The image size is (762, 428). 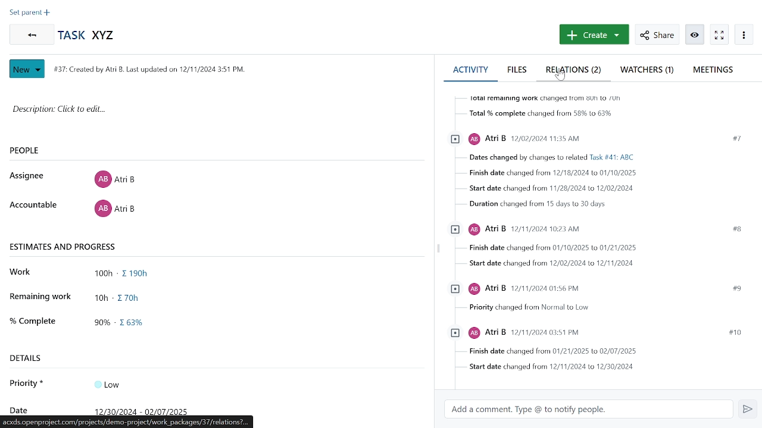 What do you see at coordinates (544, 368) in the screenshot?
I see `start date changed from 12/11/2024 to 1/30/2024` at bounding box center [544, 368].